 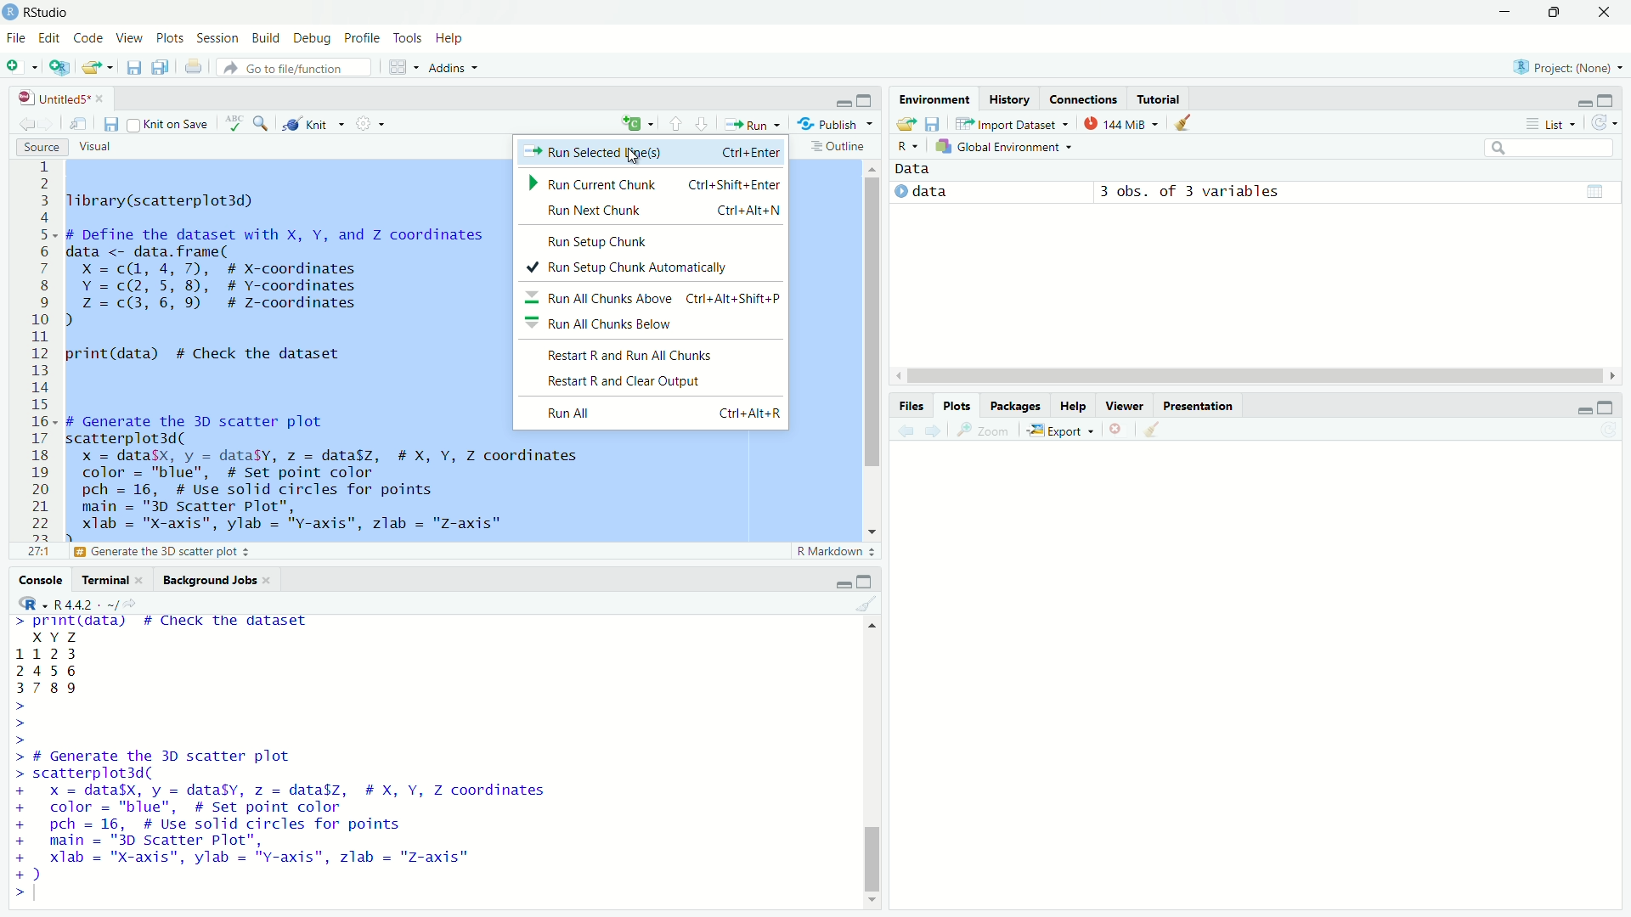 What do you see at coordinates (985, 431) in the screenshot?
I see `view a larger version of the plot in a new window` at bounding box center [985, 431].